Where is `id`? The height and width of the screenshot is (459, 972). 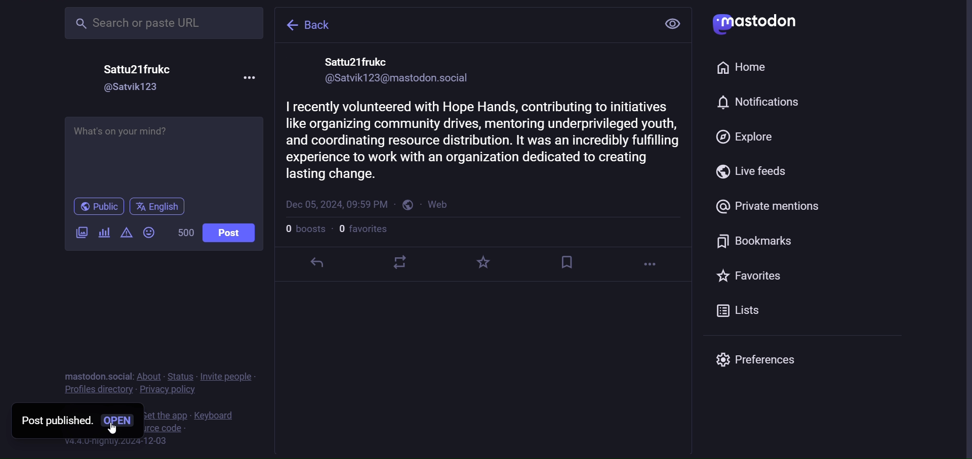
id is located at coordinates (132, 89).